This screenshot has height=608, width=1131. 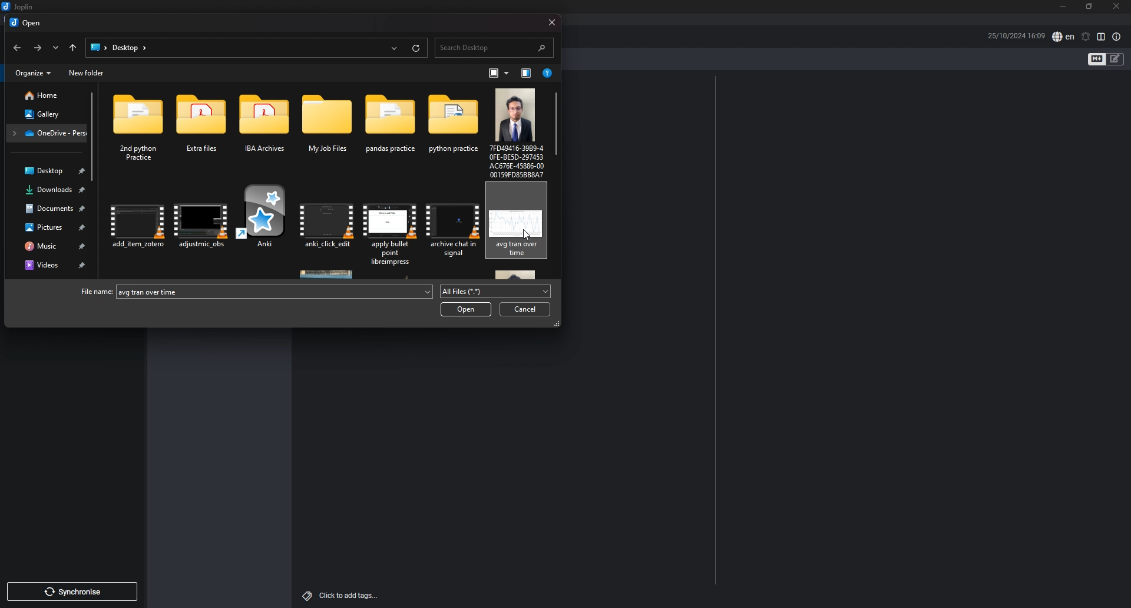 What do you see at coordinates (53, 48) in the screenshot?
I see `recent` at bounding box center [53, 48].